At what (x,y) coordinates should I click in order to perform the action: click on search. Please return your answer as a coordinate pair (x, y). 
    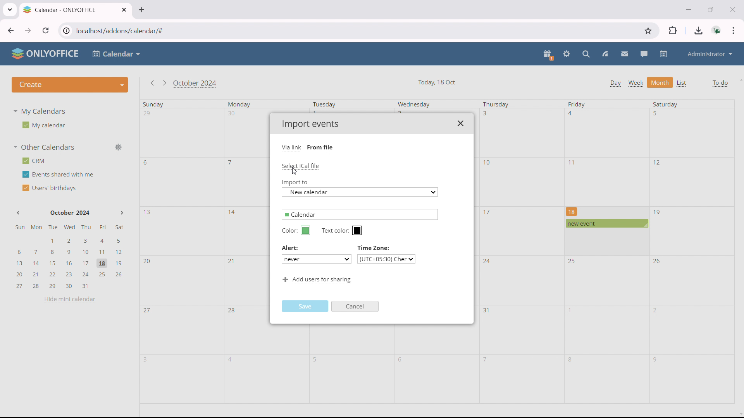
    Looking at the image, I should click on (587, 54).